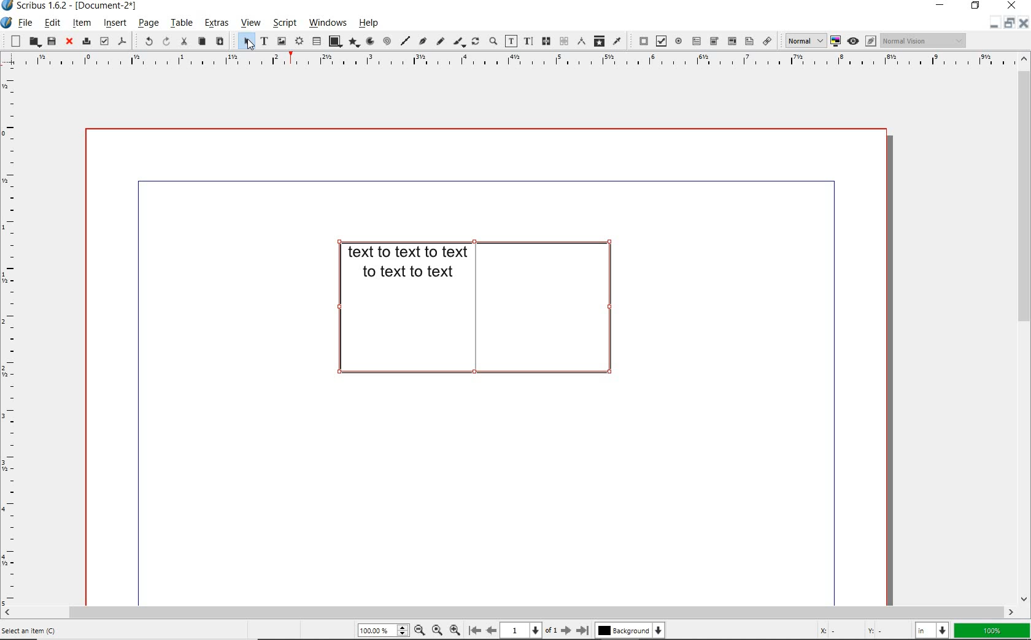 This screenshot has height=640, width=1031. What do you see at coordinates (492, 630) in the screenshot?
I see `go back` at bounding box center [492, 630].